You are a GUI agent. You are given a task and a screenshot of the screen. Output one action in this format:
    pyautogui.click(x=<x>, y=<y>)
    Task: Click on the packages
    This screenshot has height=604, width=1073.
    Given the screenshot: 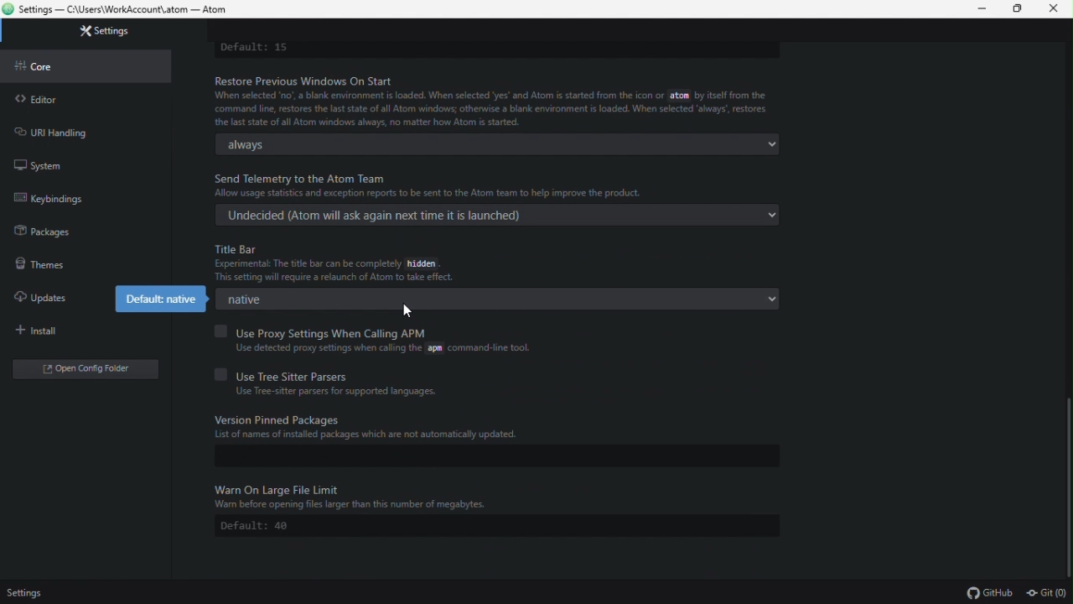 What is the action you would take?
    pyautogui.click(x=91, y=231)
    